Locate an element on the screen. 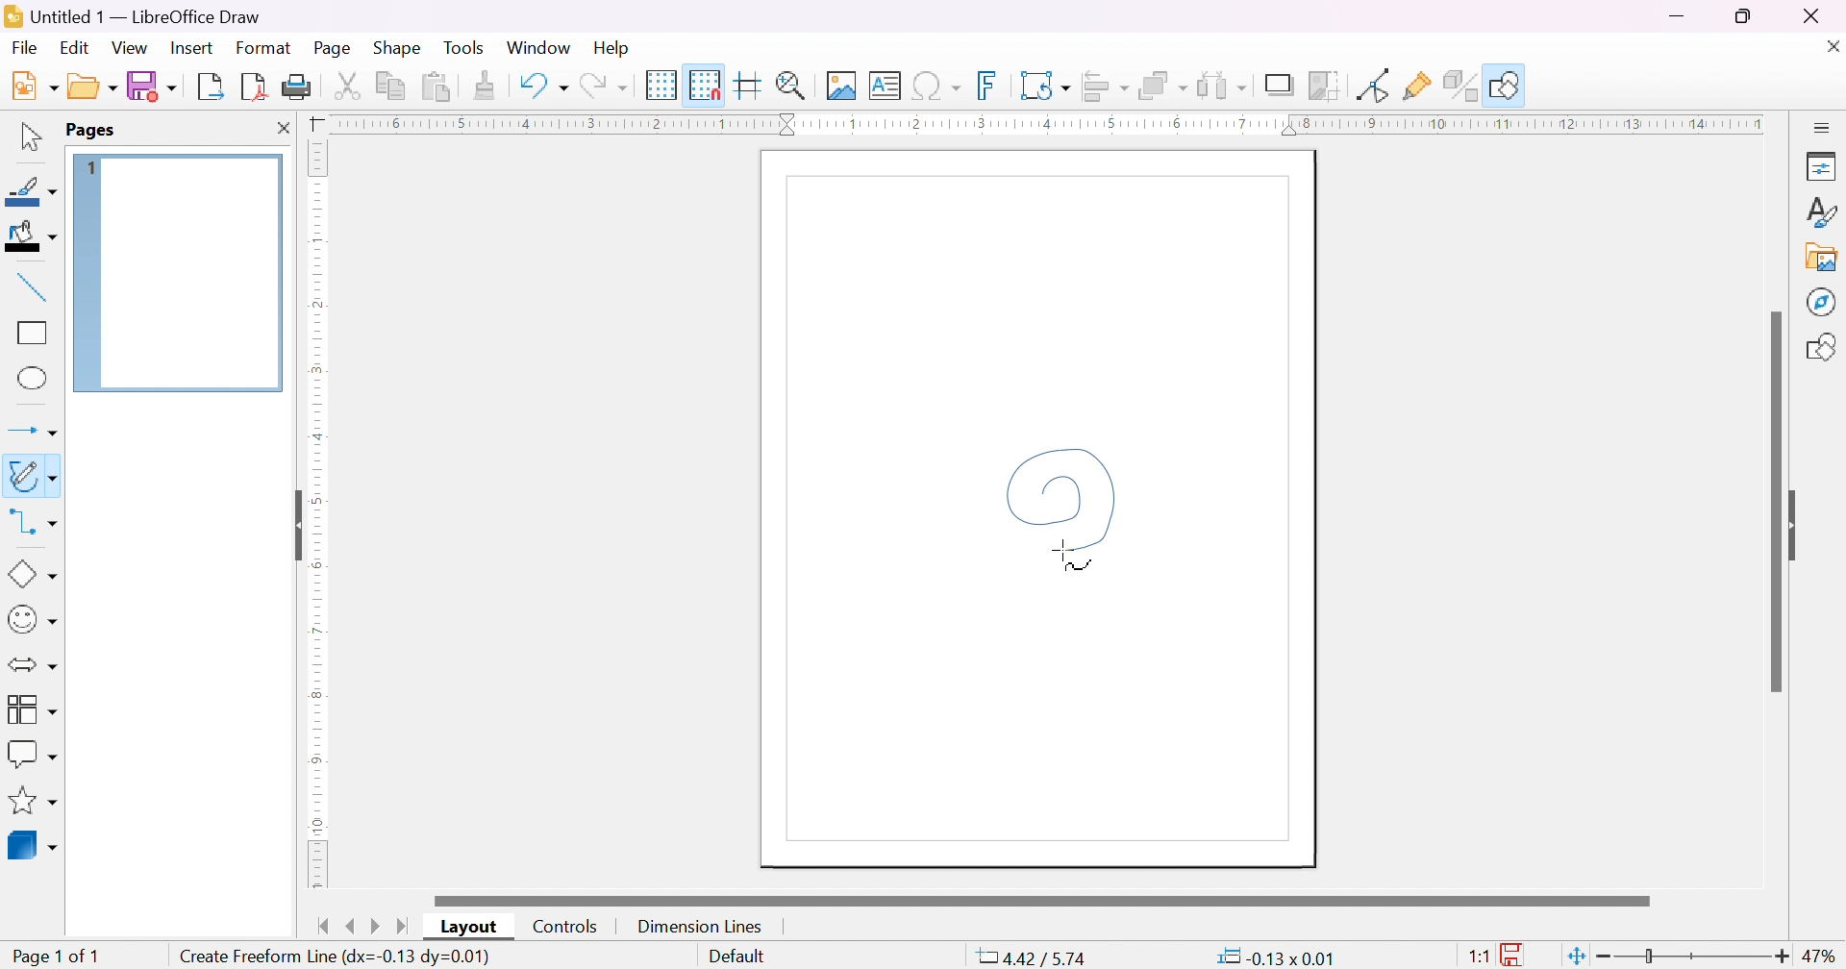 This screenshot has width=1846, height=969. styles is located at coordinates (1822, 211).